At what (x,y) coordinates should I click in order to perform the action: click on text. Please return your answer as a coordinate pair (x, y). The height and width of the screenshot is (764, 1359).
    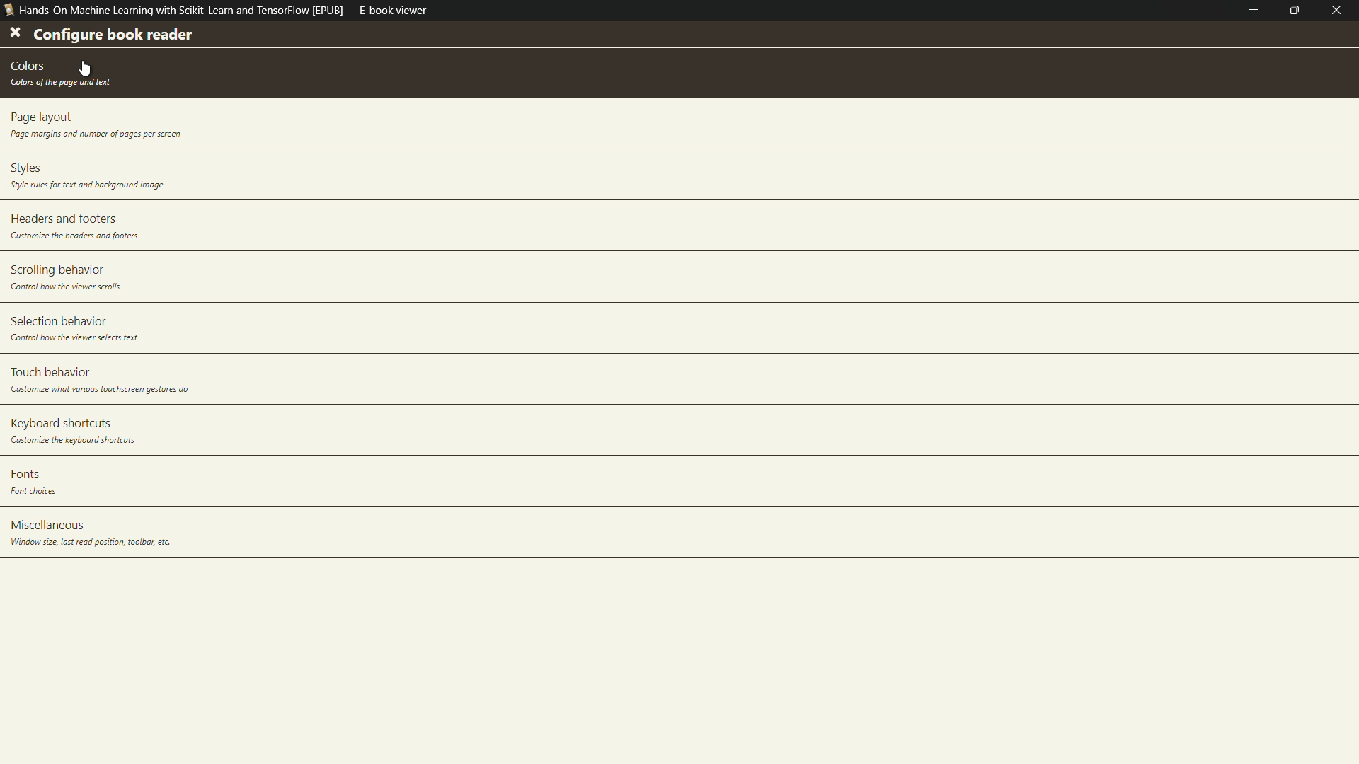
    Looking at the image, I should click on (74, 236).